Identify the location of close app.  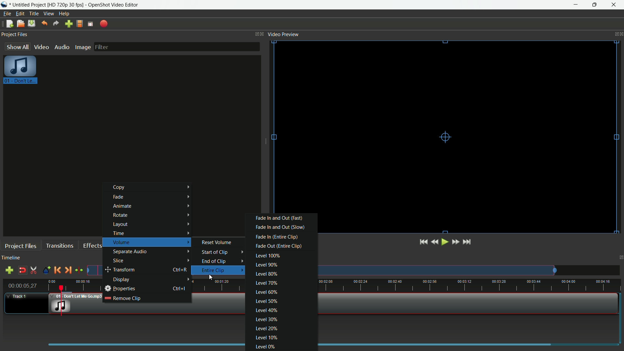
(615, 5).